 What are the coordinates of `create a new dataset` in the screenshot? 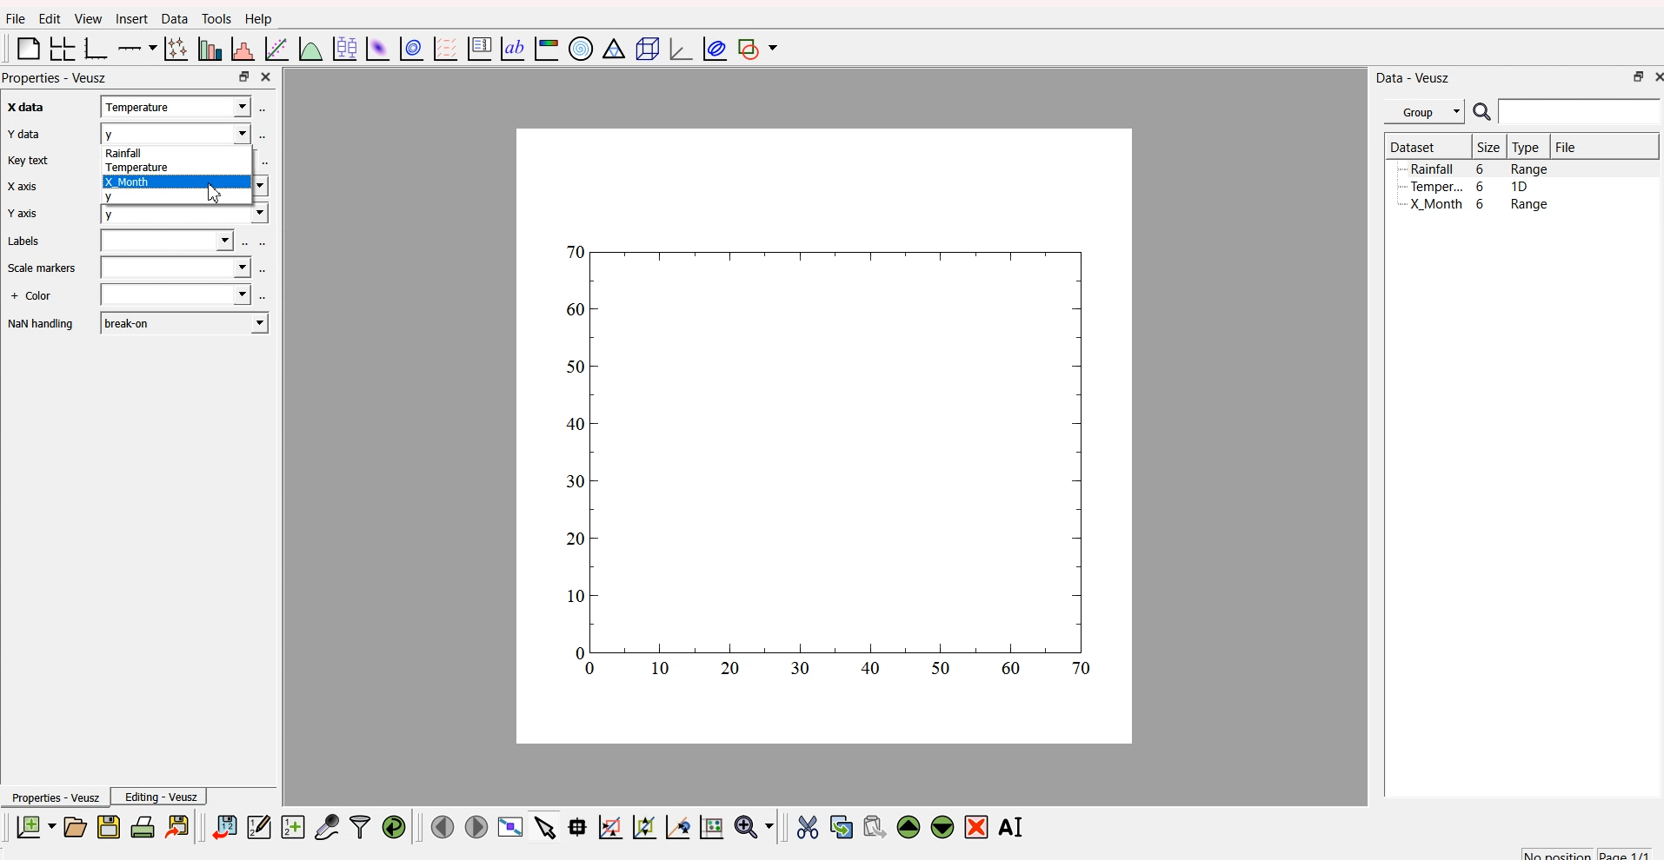 It's located at (292, 826).